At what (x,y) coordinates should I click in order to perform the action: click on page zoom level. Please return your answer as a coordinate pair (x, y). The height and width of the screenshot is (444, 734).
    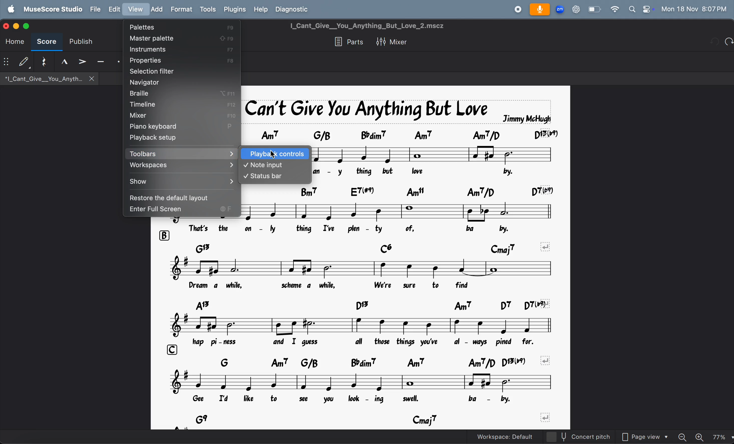
    Looking at the image, I should click on (722, 437).